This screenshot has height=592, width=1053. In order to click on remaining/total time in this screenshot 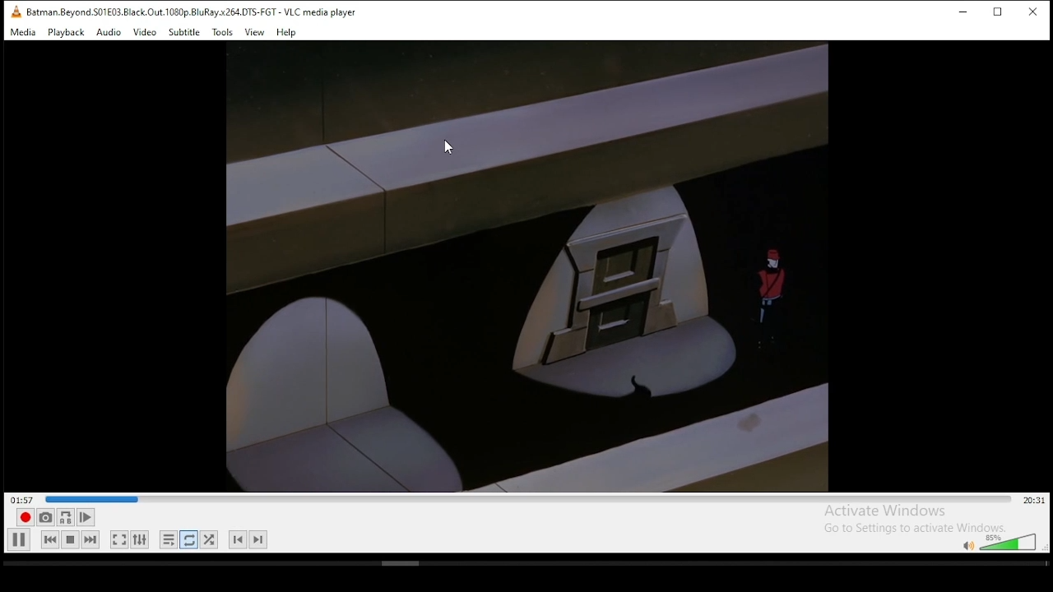, I will do `click(1033, 500)`.